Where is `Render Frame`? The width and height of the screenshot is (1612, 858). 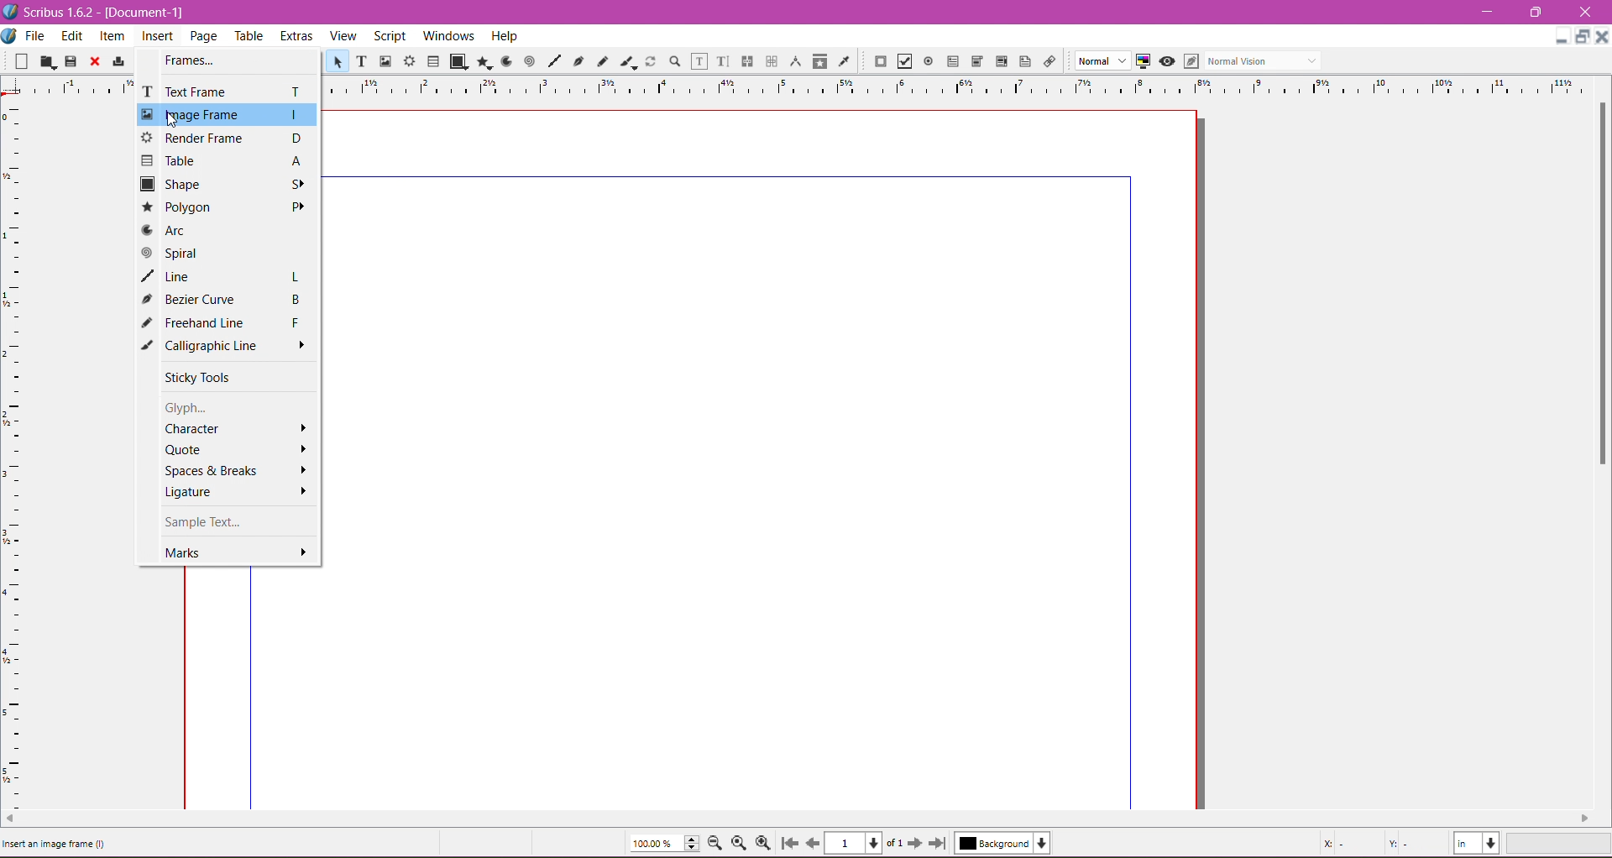
Render Frame is located at coordinates (223, 138).